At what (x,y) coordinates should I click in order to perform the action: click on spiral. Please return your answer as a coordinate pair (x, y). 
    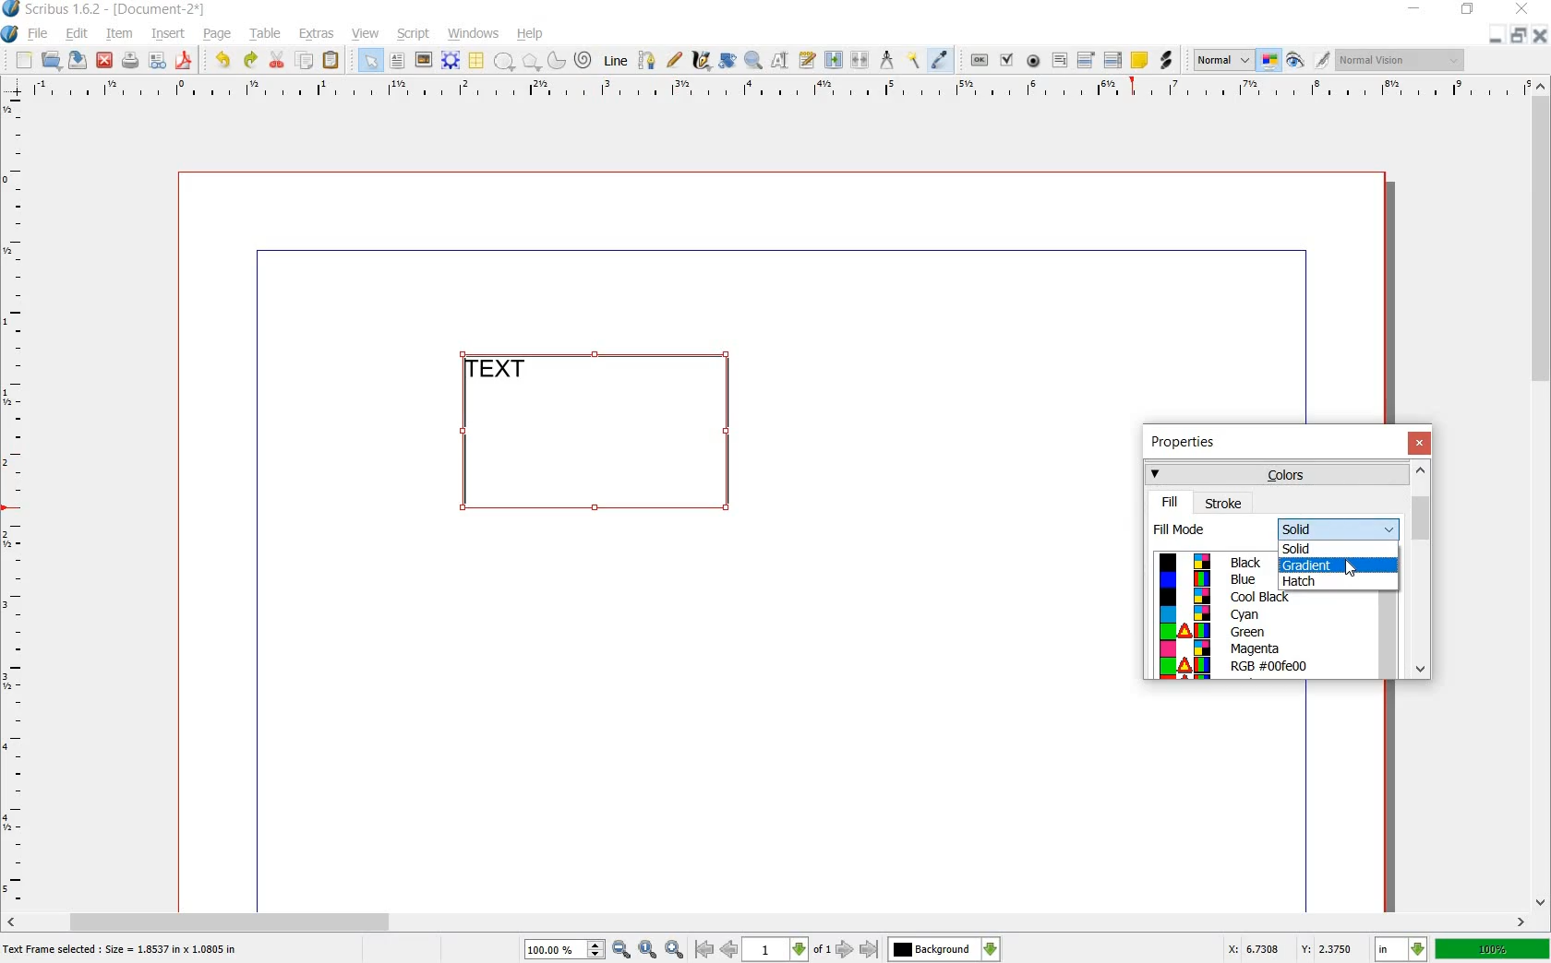
    Looking at the image, I should click on (584, 59).